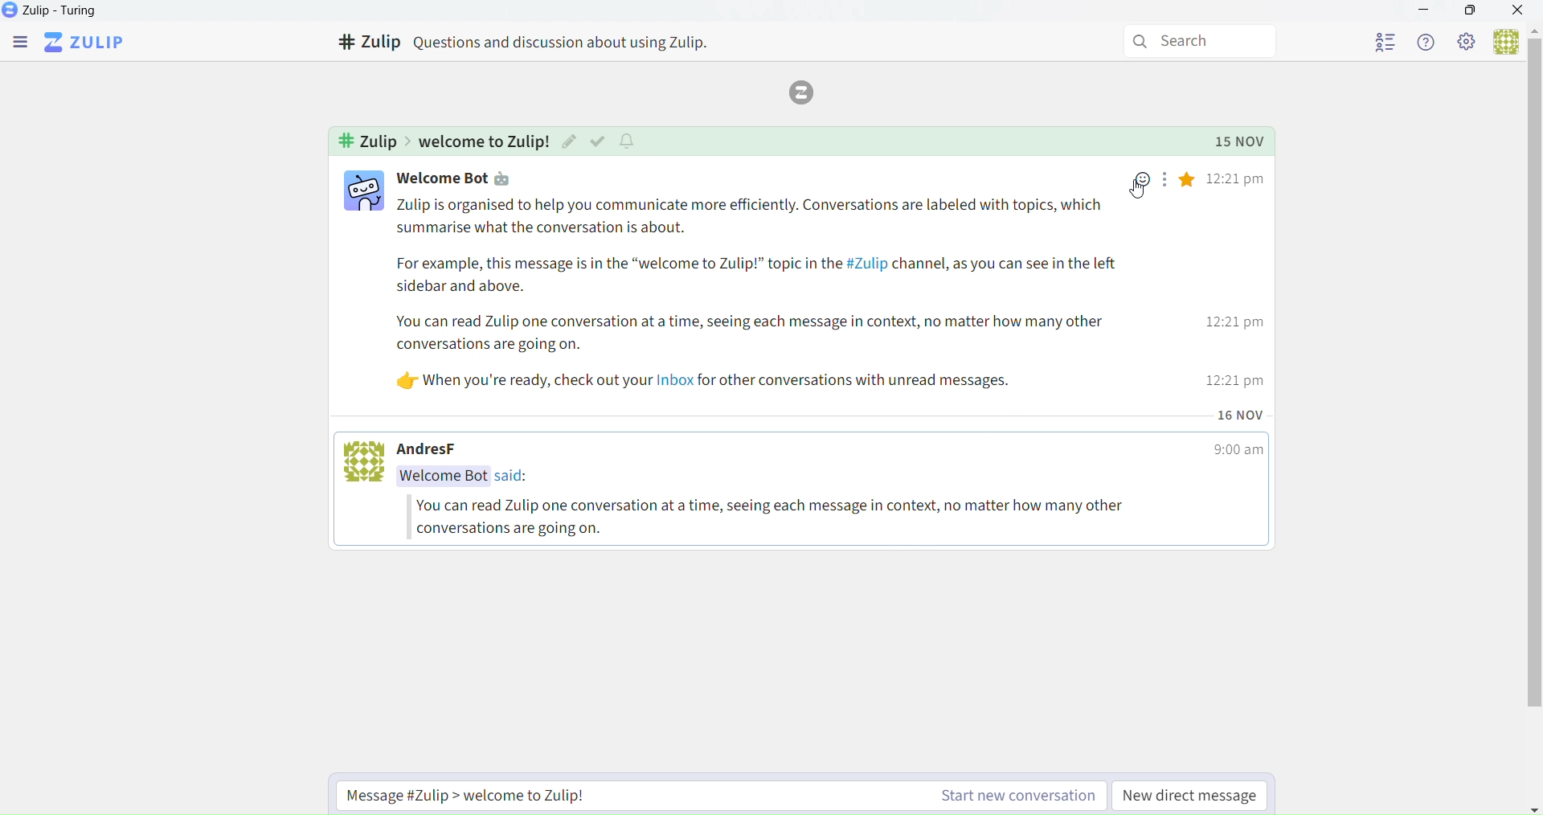 The image size is (1543, 815). Describe the element at coordinates (1369, 43) in the screenshot. I see `User list` at that location.